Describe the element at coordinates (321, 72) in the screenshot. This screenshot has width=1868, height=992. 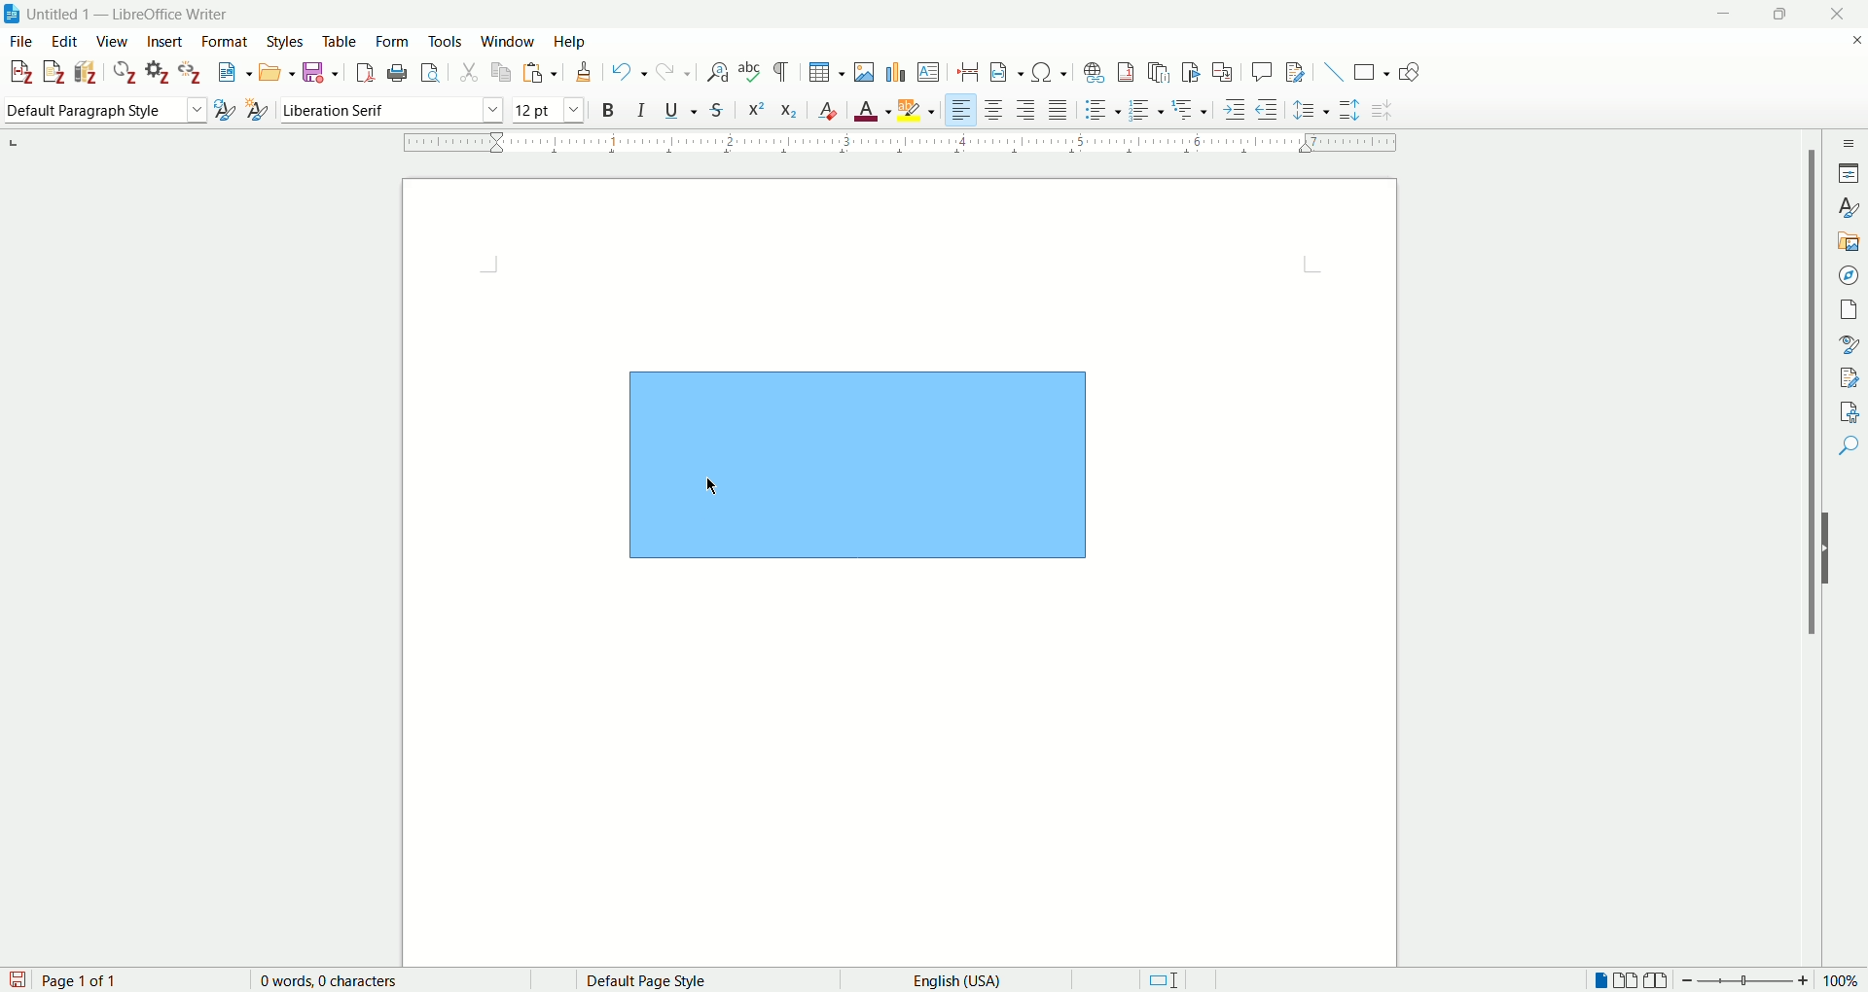
I see `save` at that location.